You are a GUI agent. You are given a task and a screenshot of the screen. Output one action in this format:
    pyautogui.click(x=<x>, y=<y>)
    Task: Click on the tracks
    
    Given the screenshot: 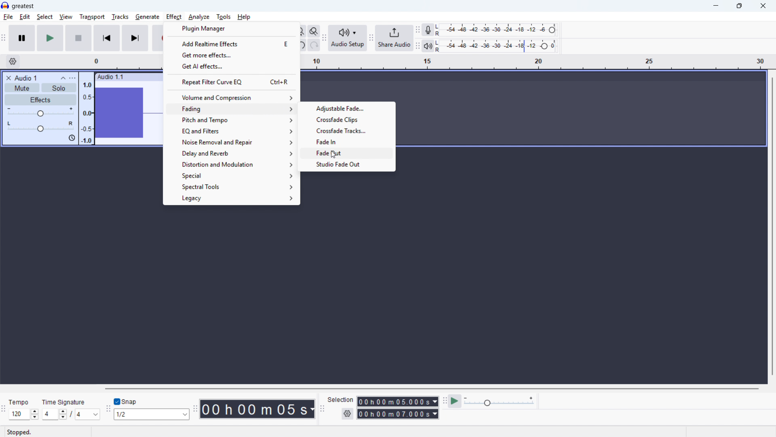 What is the action you would take?
    pyautogui.click(x=120, y=17)
    